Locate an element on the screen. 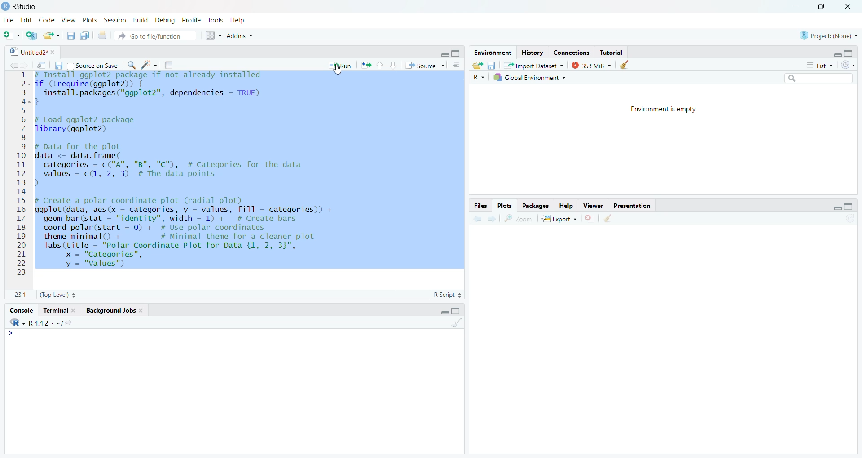 This screenshot has height=458, width=862. hide r script is located at coordinates (834, 53).